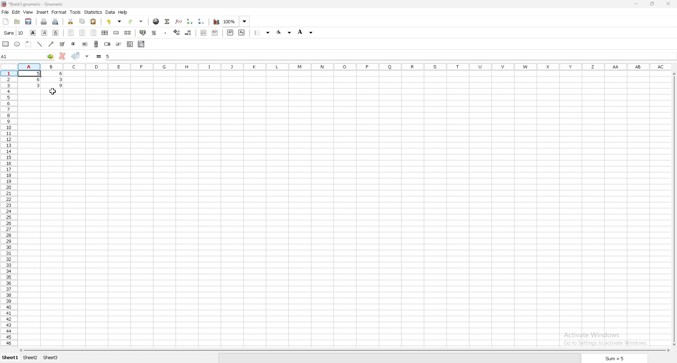 The width and height of the screenshot is (677, 363). I want to click on summation, so click(167, 21).